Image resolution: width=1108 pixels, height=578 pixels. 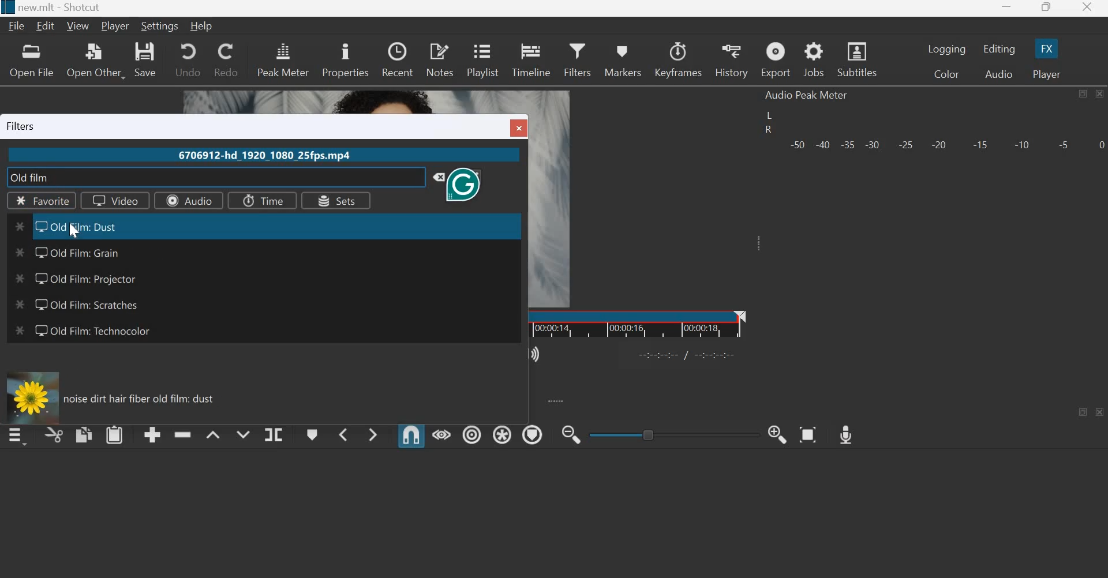 What do you see at coordinates (25, 126) in the screenshot?
I see `Filters` at bounding box center [25, 126].